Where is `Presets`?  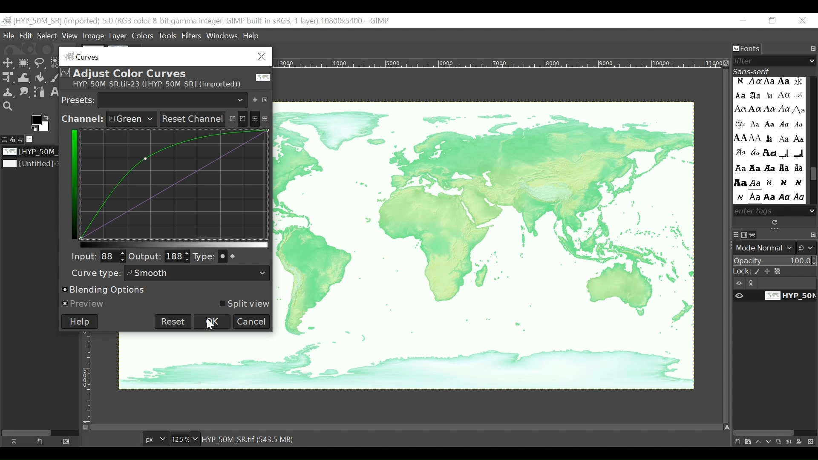
Presets is located at coordinates (78, 99).